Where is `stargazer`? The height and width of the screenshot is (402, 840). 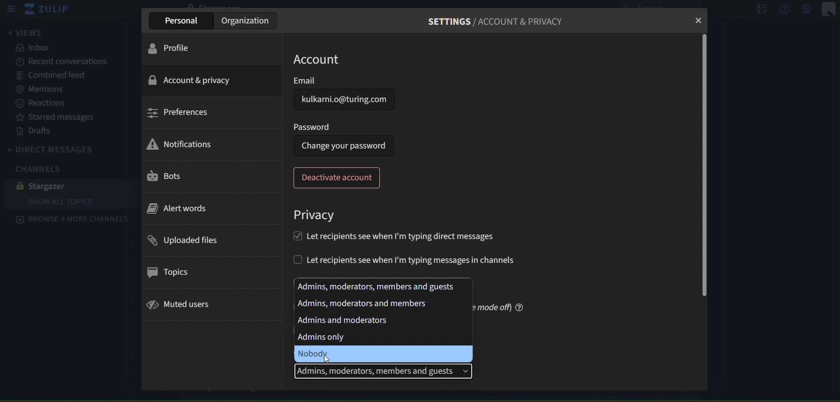
stargazer is located at coordinates (46, 186).